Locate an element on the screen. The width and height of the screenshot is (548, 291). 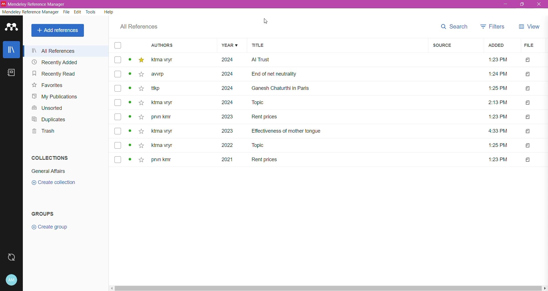
Collection Name is located at coordinates (47, 171).